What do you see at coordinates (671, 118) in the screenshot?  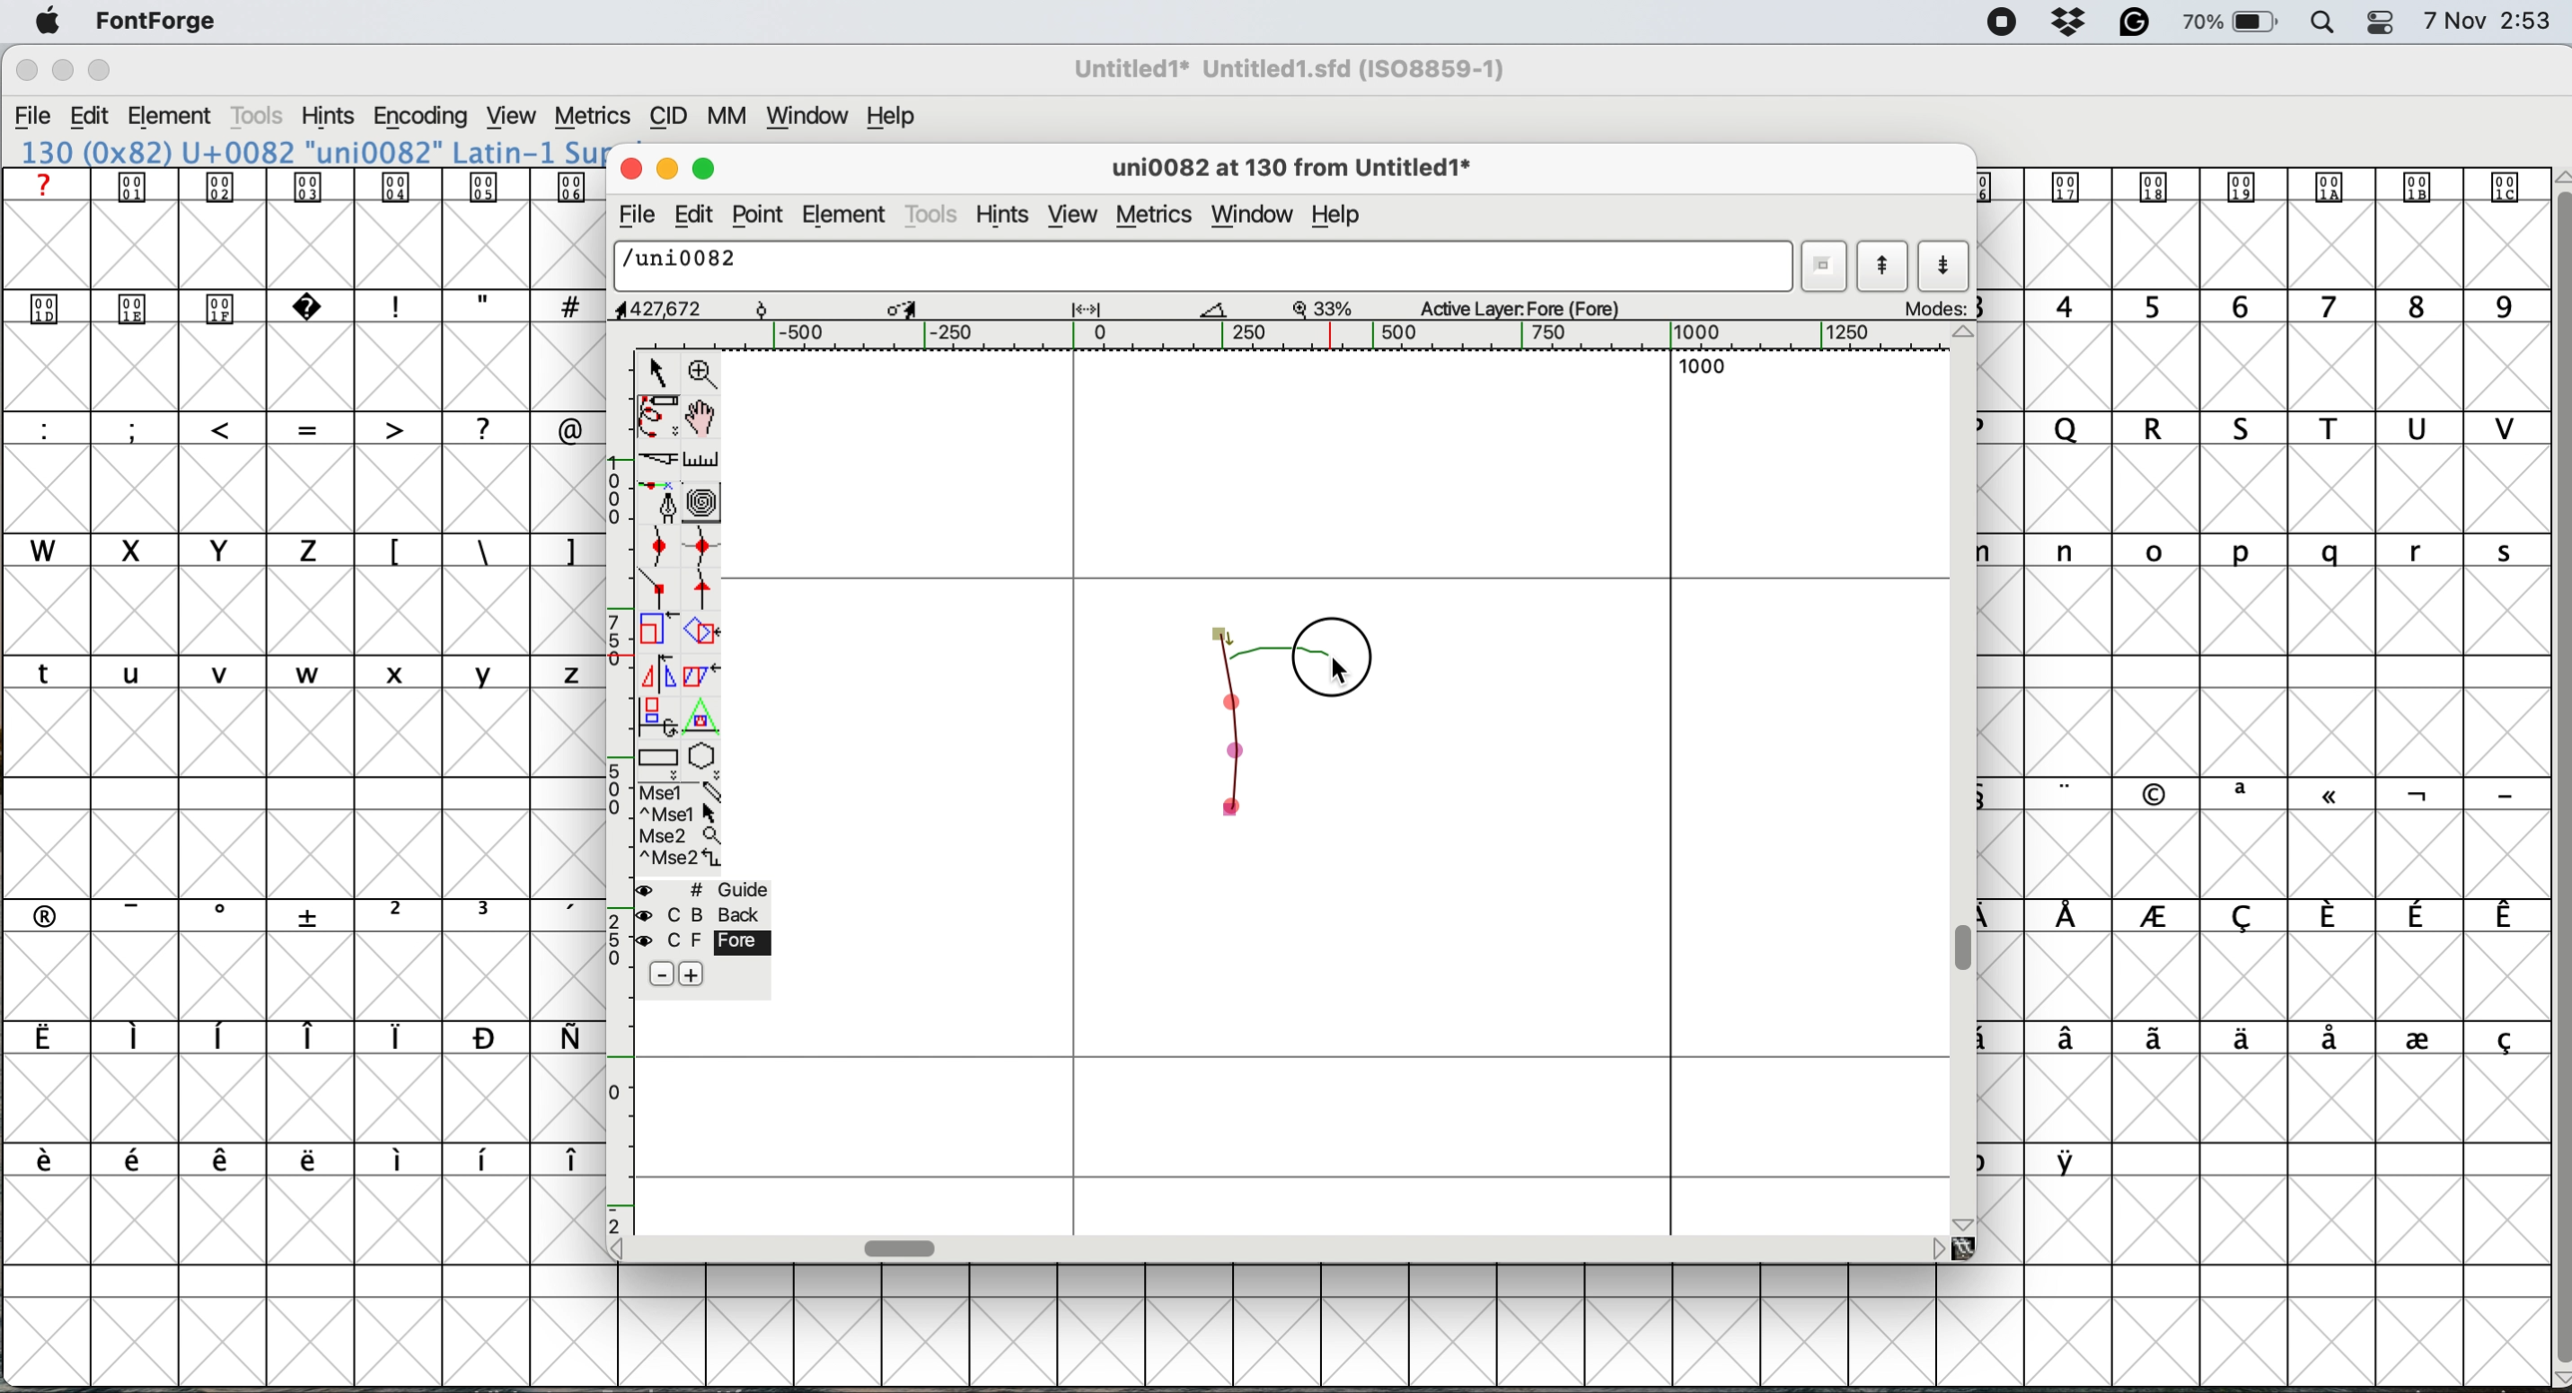 I see `cid` at bounding box center [671, 118].